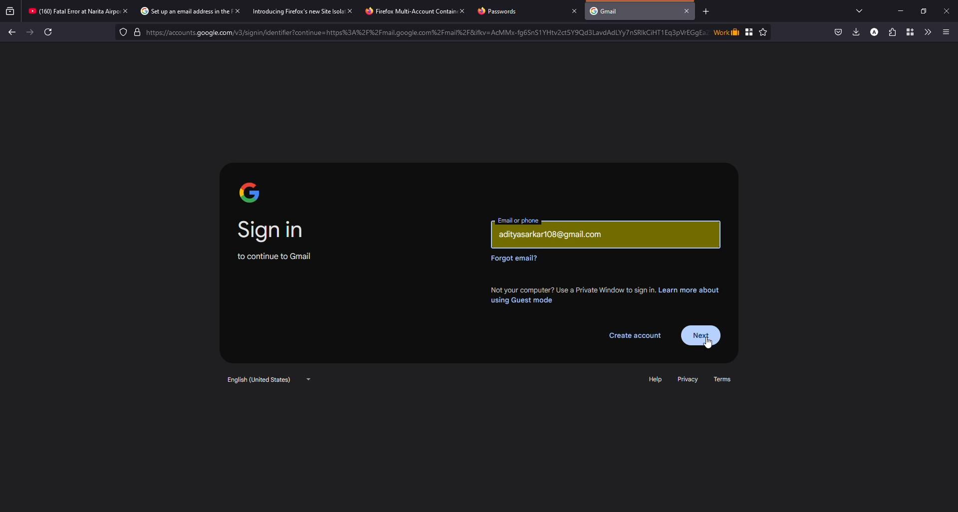  I want to click on container, so click(908, 31).